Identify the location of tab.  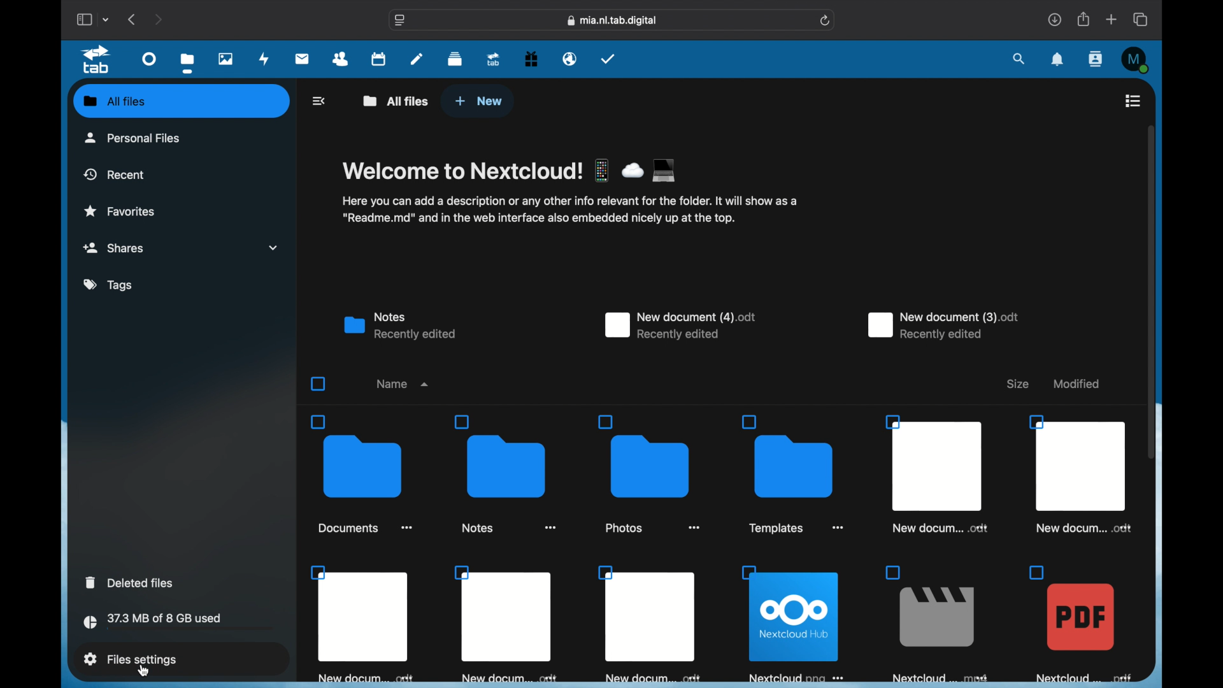
(494, 60).